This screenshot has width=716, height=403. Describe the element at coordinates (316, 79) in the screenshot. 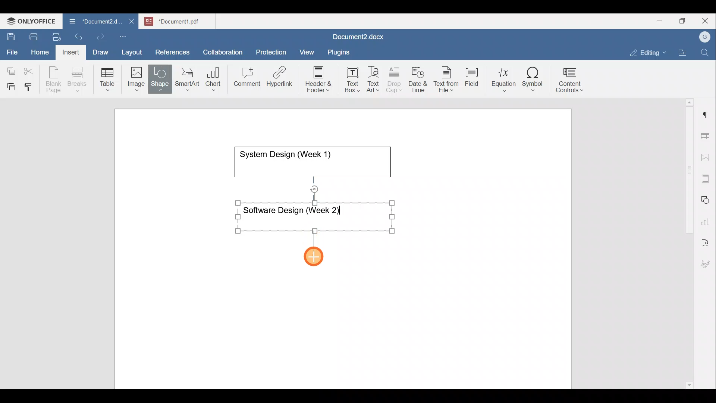

I see `Header & footer` at that location.